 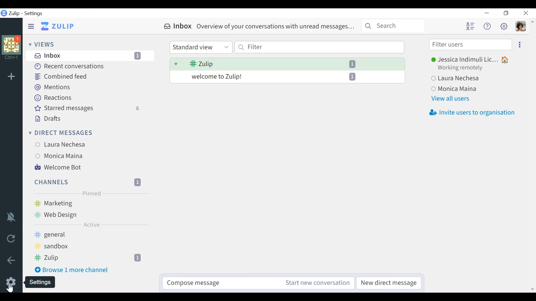 What do you see at coordinates (91, 194) in the screenshot?
I see `Pinned` at bounding box center [91, 194].